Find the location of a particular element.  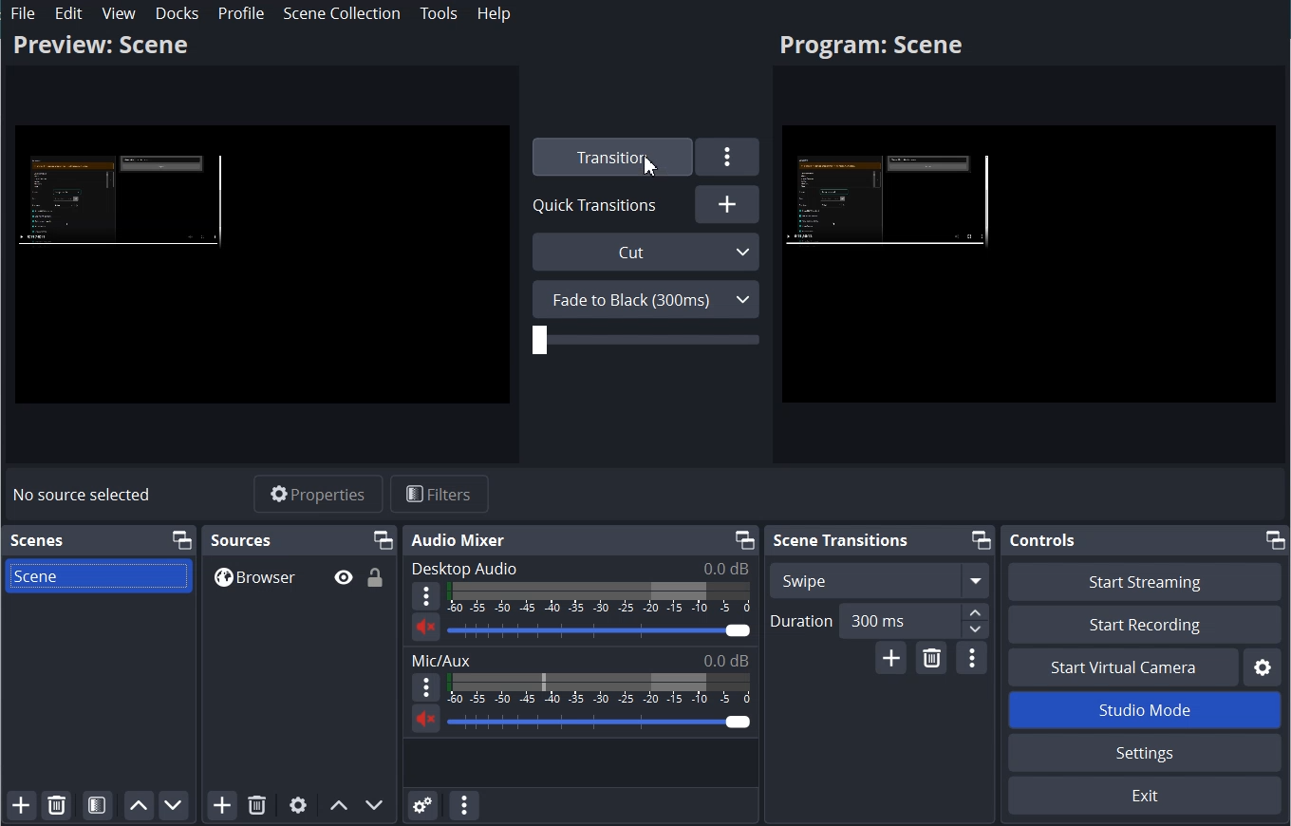

Sound Indicator is located at coordinates (599, 688).